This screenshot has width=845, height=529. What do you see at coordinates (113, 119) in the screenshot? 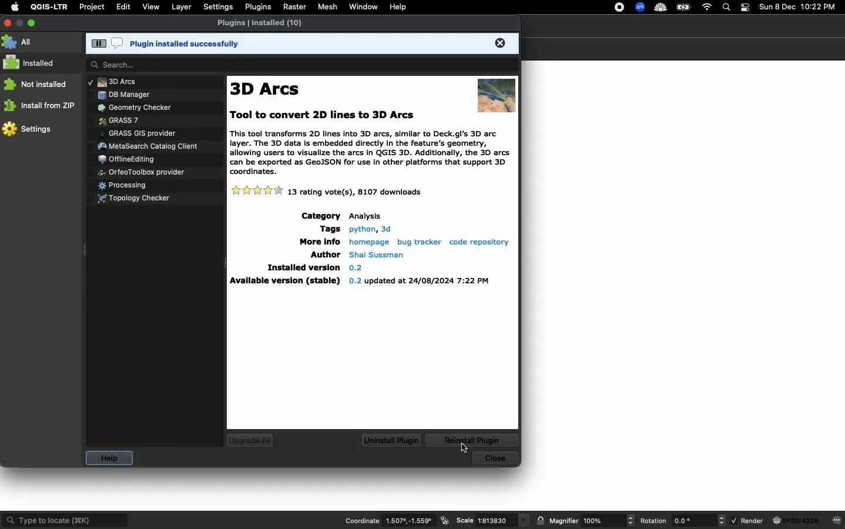
I see `Plugins` at bounding box center [113, 119].